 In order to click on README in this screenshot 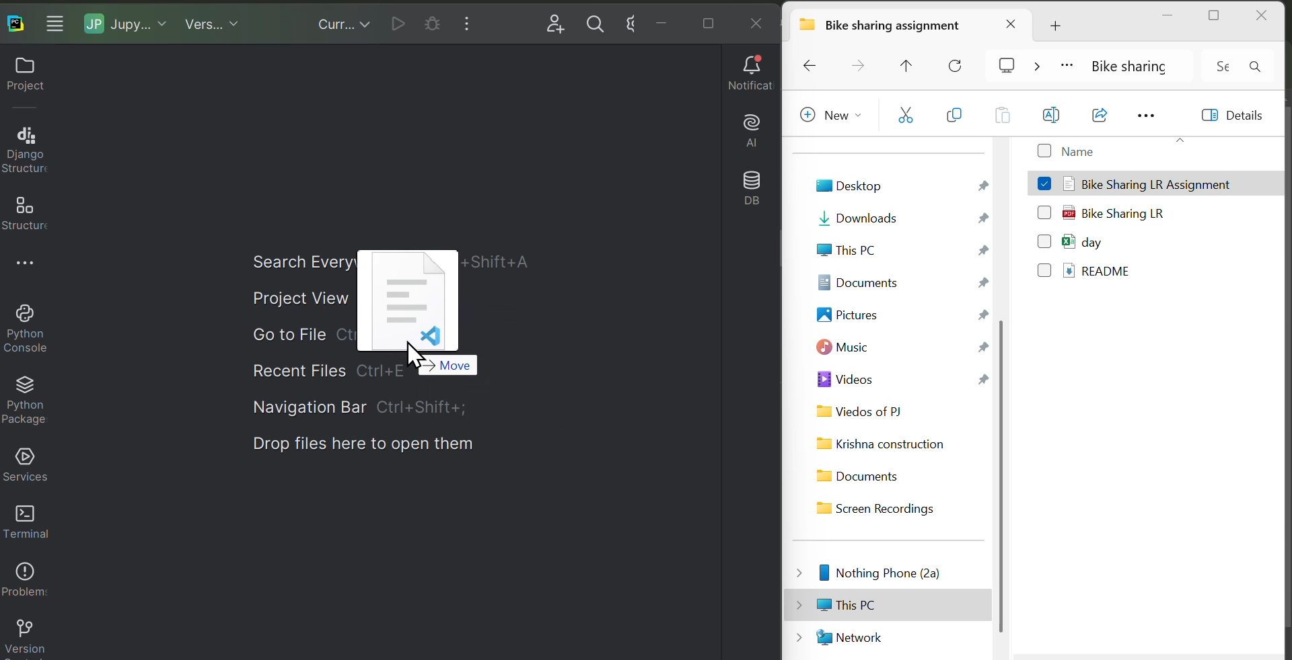, I will do `click(1101, 275)`.